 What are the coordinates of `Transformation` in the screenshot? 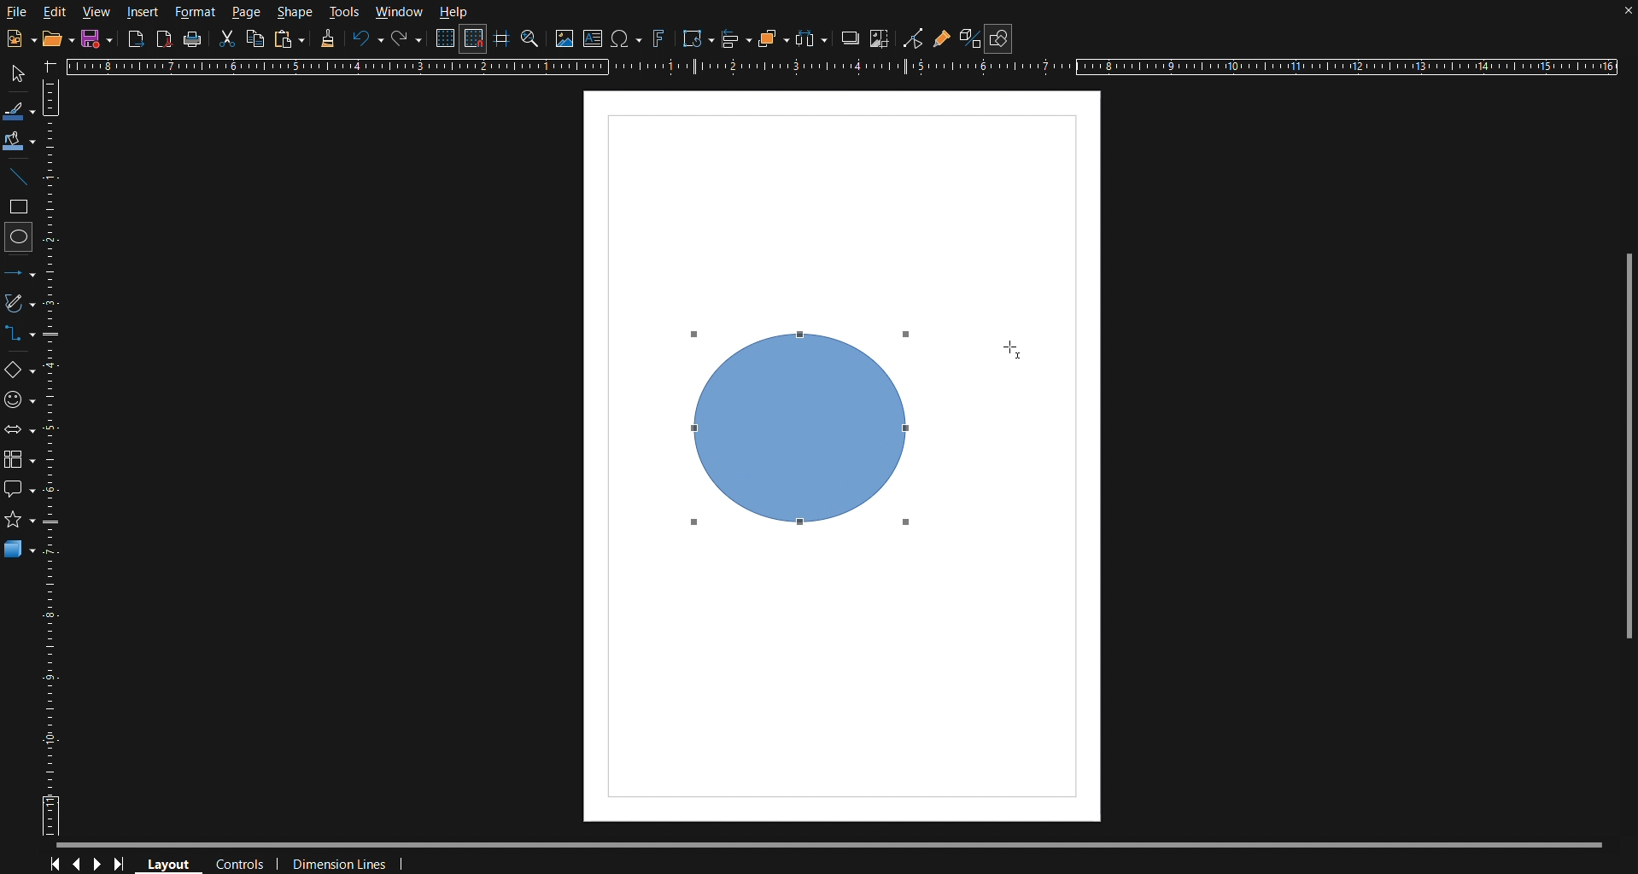 It's located at (697, 39).